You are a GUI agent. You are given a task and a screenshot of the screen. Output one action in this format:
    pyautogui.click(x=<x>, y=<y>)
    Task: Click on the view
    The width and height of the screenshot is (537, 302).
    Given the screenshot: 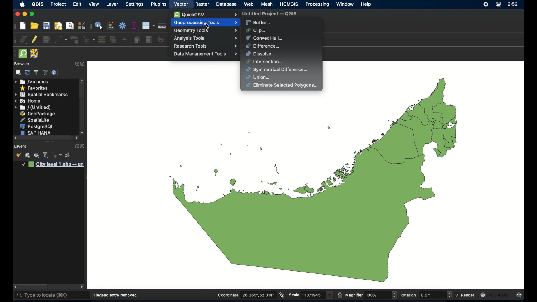 What is the action you would take?
    pyautogui.click(x=94, y=4)
    